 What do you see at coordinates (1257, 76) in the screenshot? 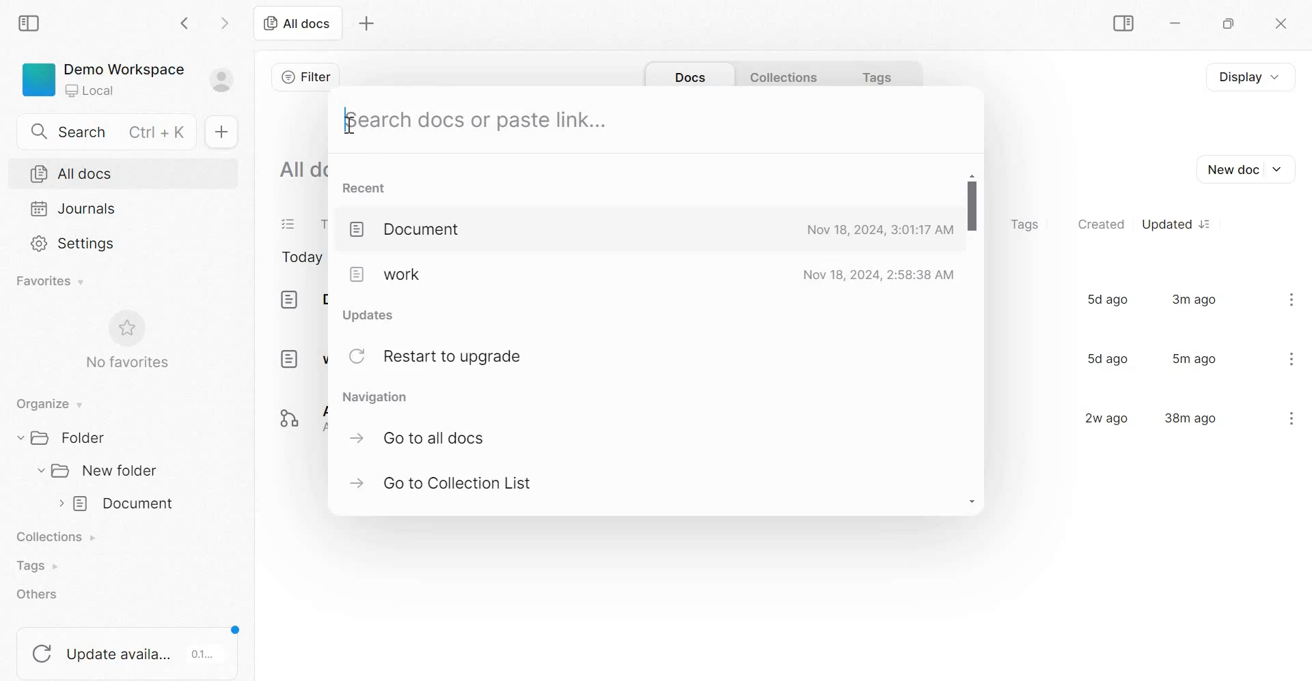
I see `Display` at bounding box center [1257, 76].